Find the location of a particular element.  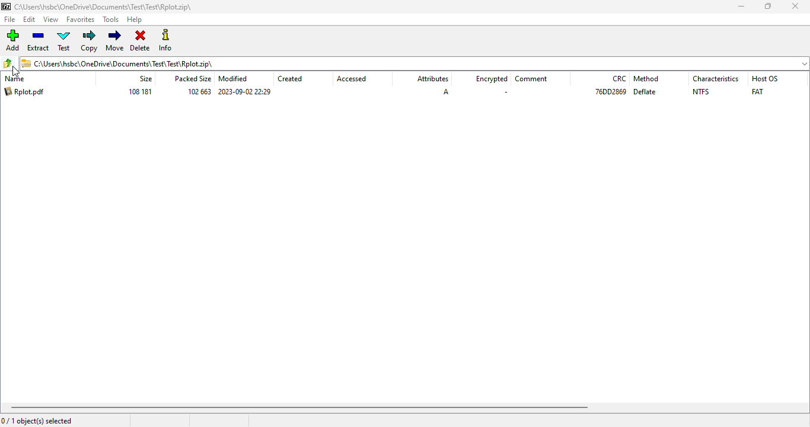

encrypted is located at coordinates (492, 79).